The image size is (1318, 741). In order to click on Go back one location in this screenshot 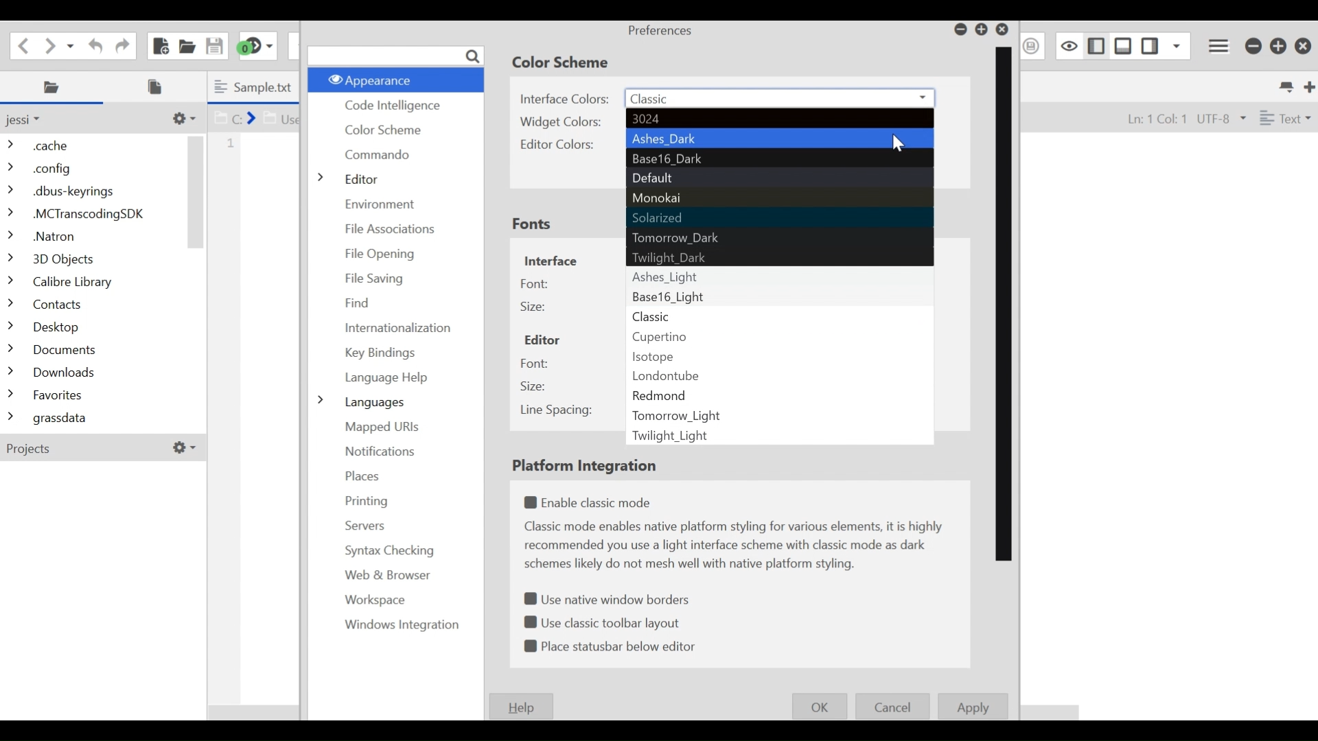, I will do `click(23, 44)`.